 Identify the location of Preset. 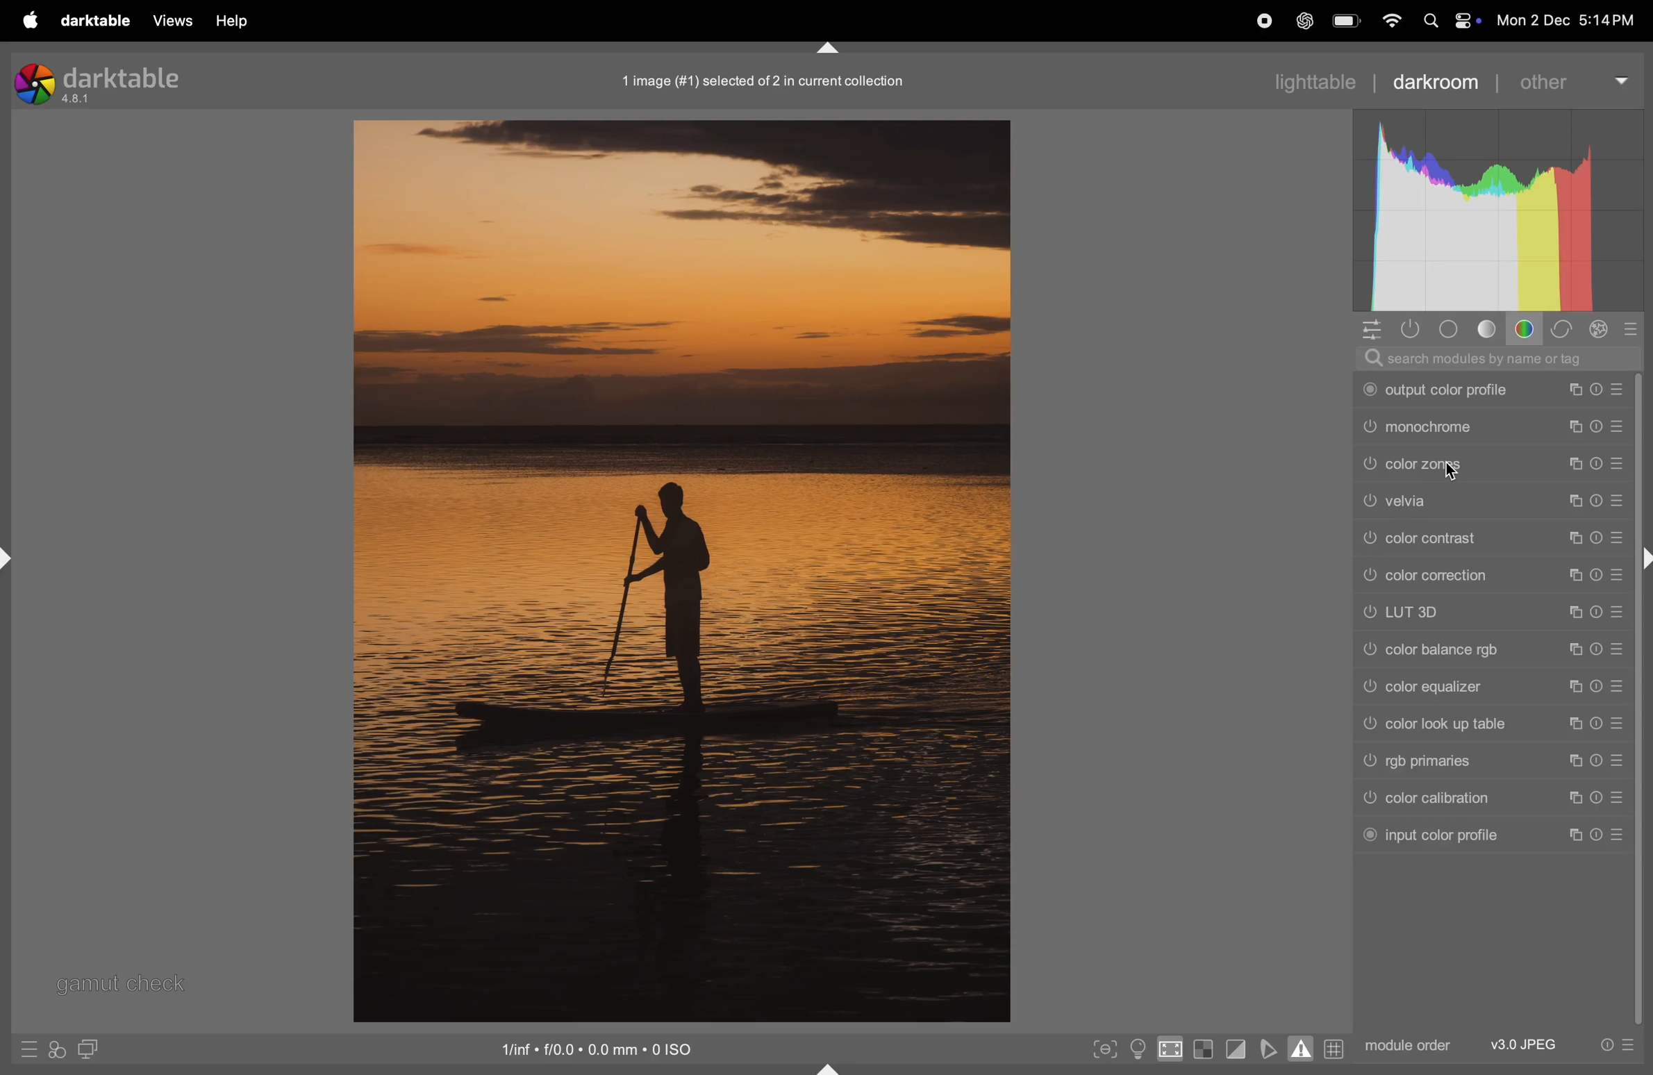
(1618, 687).